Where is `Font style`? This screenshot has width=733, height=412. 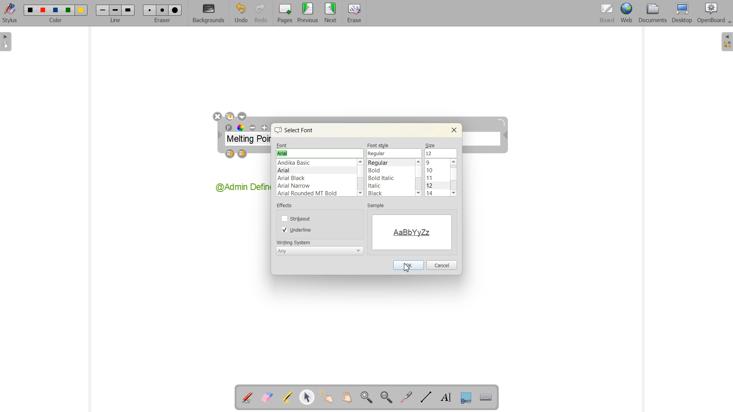
Font style is located at coordinates (391, 178).